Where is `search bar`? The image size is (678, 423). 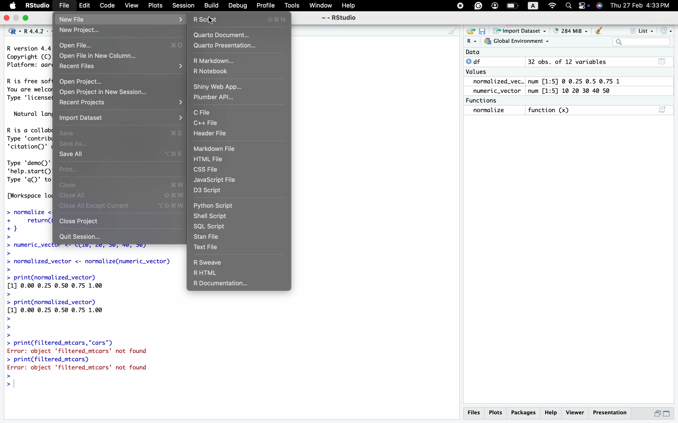
search bar is located at coordinates (640, 41).